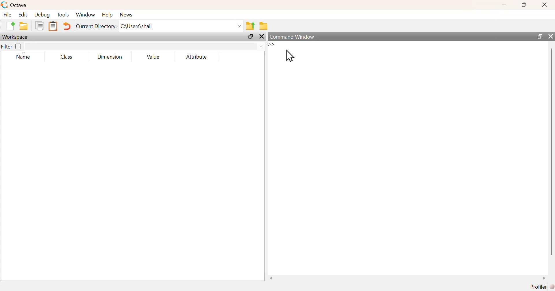 The width and height of the screenshot is (555, 291). What do you see at coordinates (5, 5) in the screenshot?
I see `Logo` at bounding box center [5, 5].